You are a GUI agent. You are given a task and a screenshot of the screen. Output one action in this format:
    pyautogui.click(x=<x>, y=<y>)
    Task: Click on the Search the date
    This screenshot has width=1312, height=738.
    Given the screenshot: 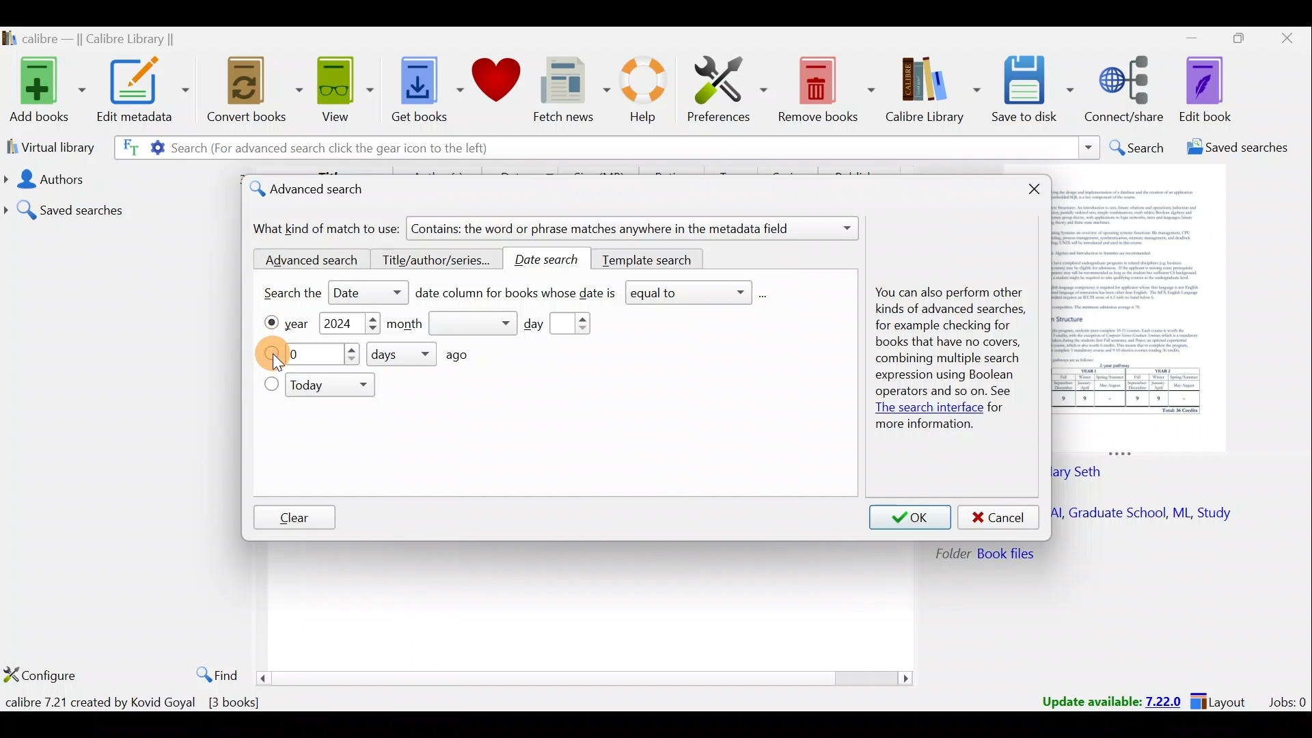 What is the action you would take?
    pyautogui.click(x=324, y=295)
    